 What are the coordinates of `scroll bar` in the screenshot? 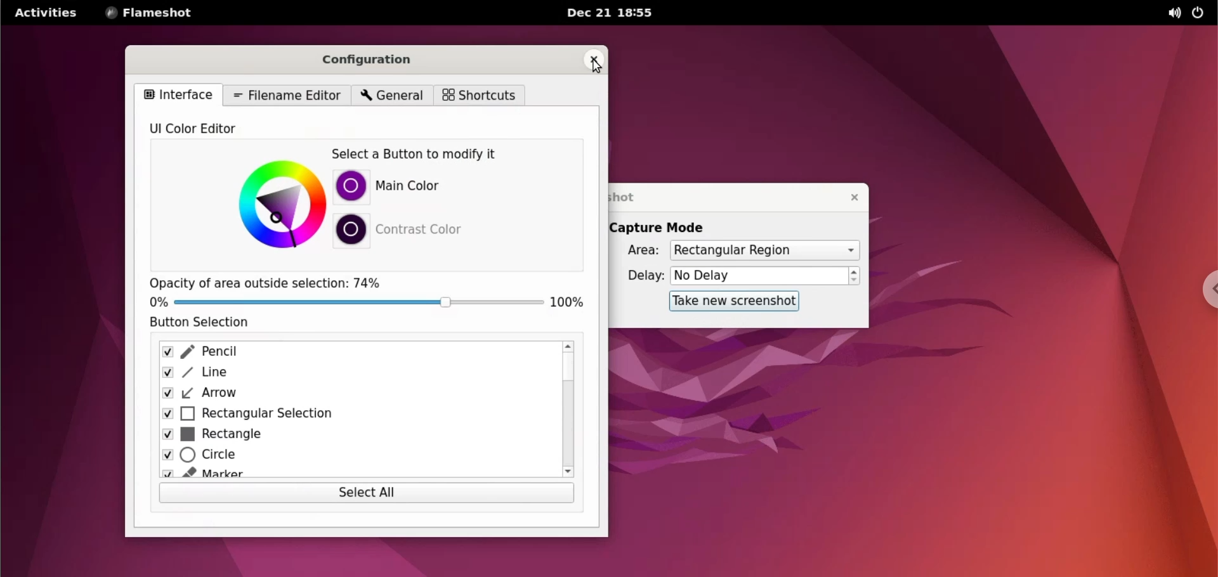 It's located at (568, 410).